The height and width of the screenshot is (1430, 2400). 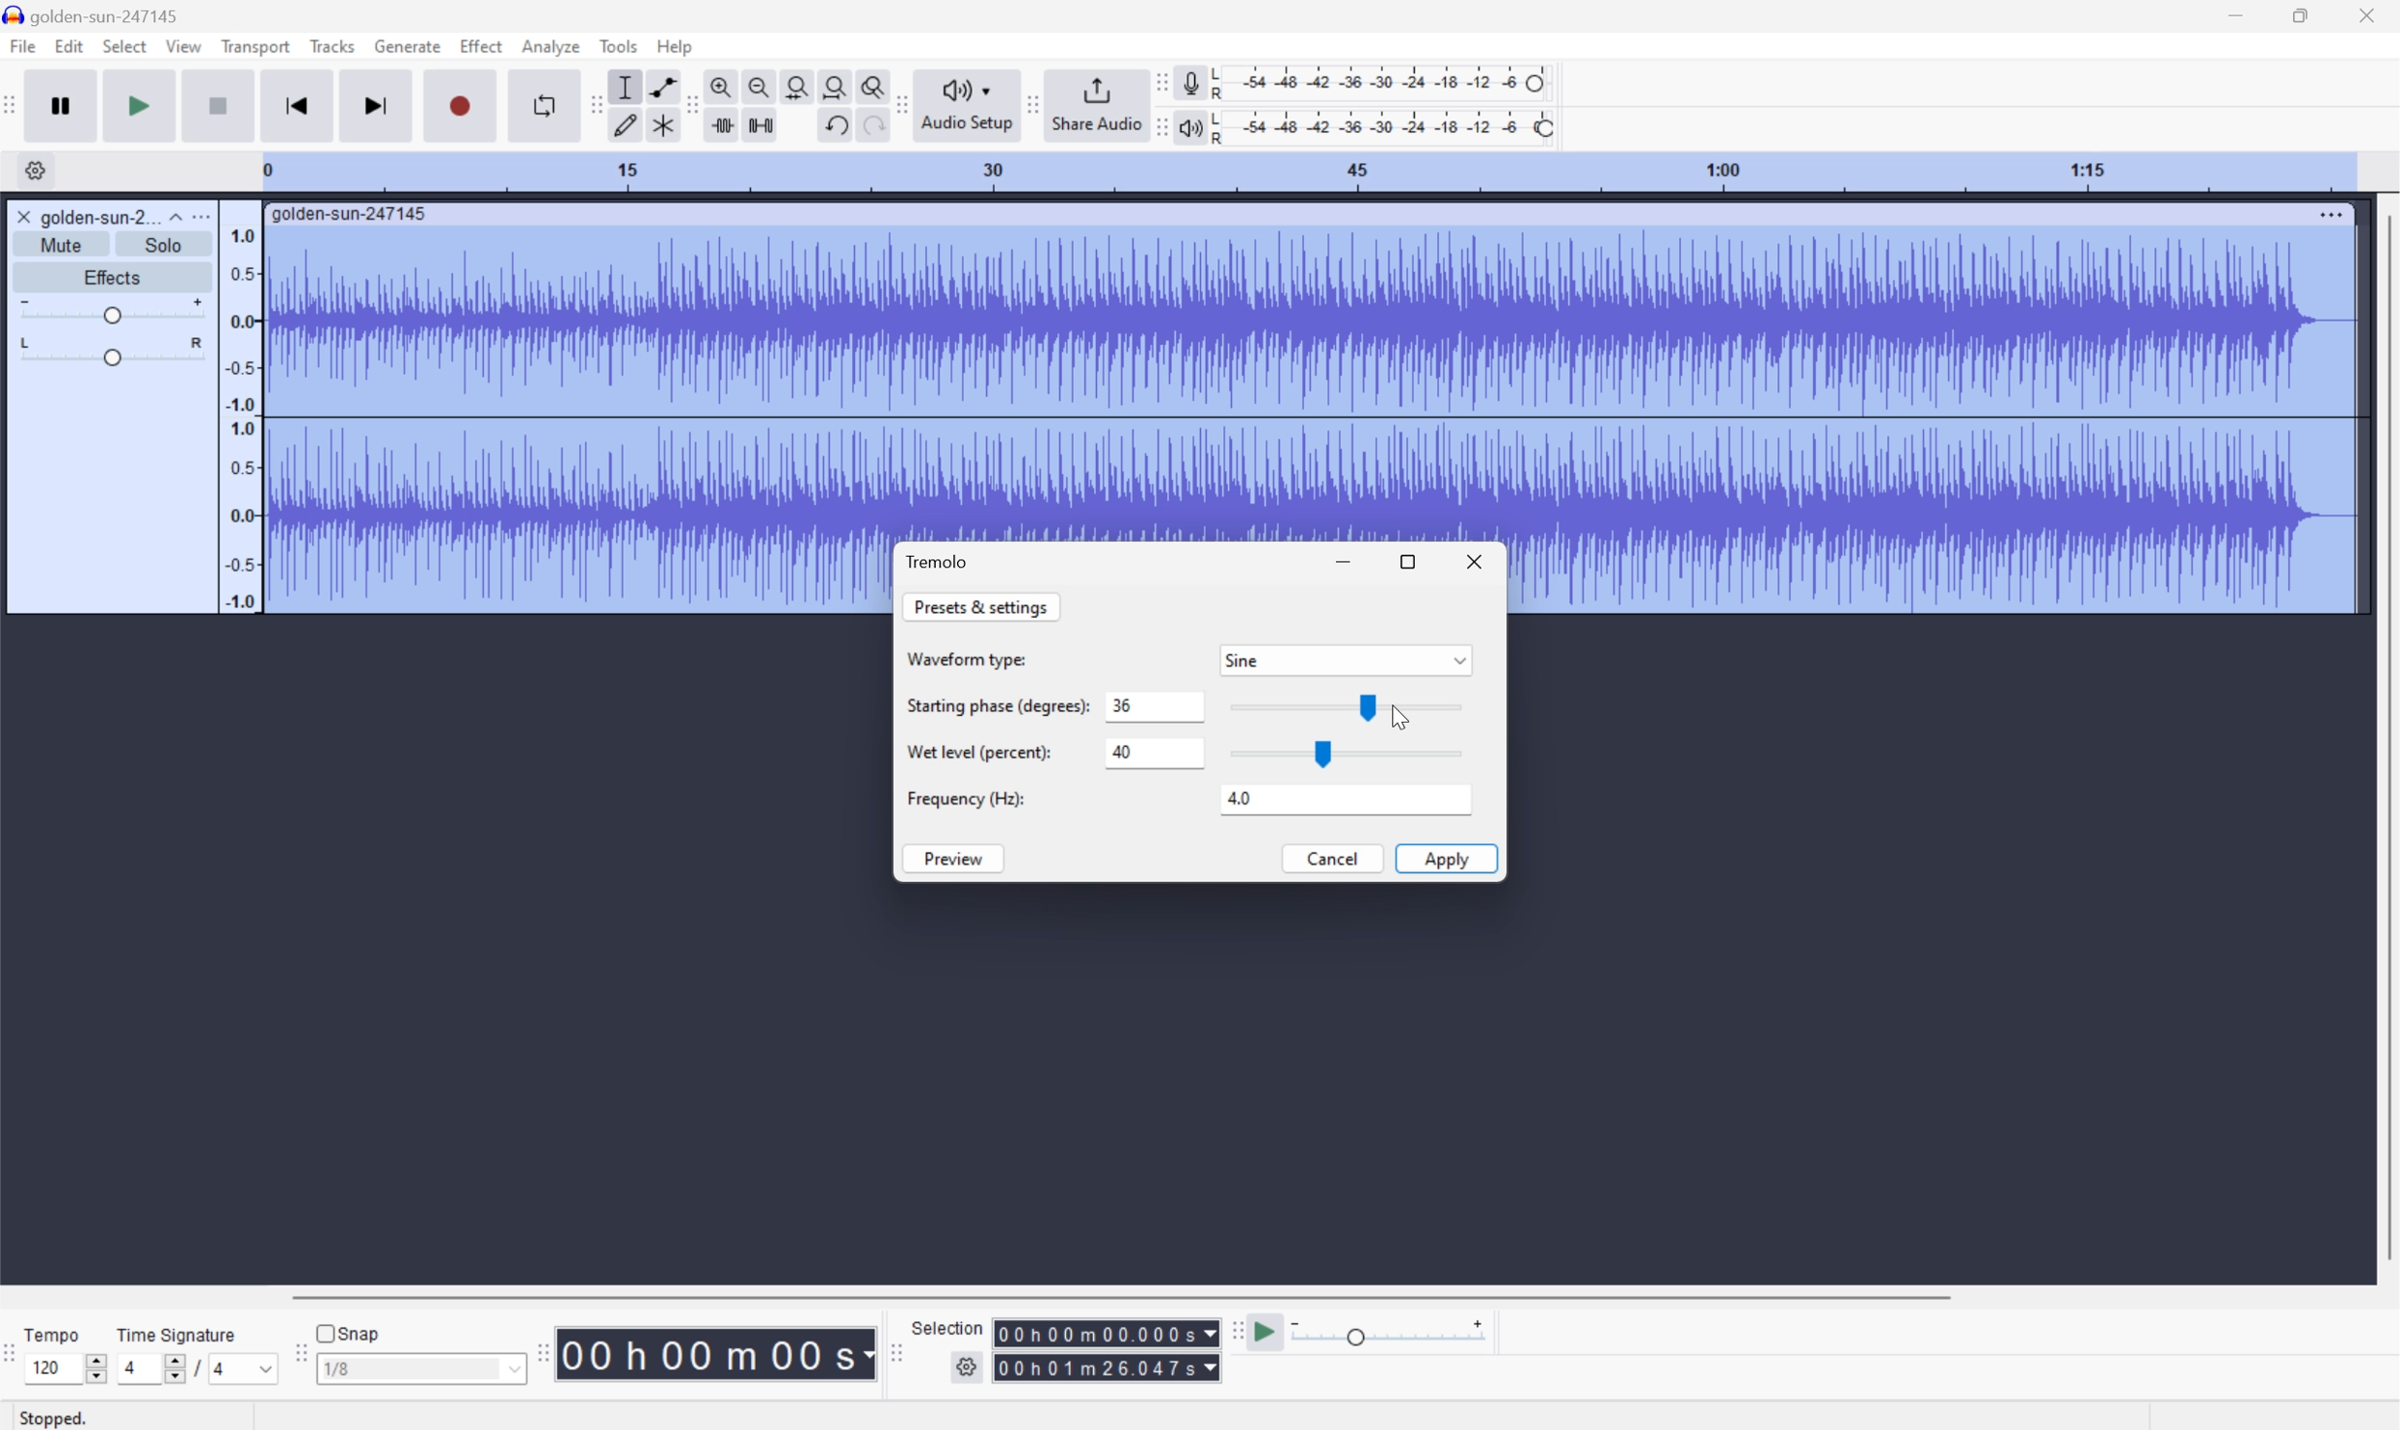 I want to click on Undo, so click(x=838, y=124).